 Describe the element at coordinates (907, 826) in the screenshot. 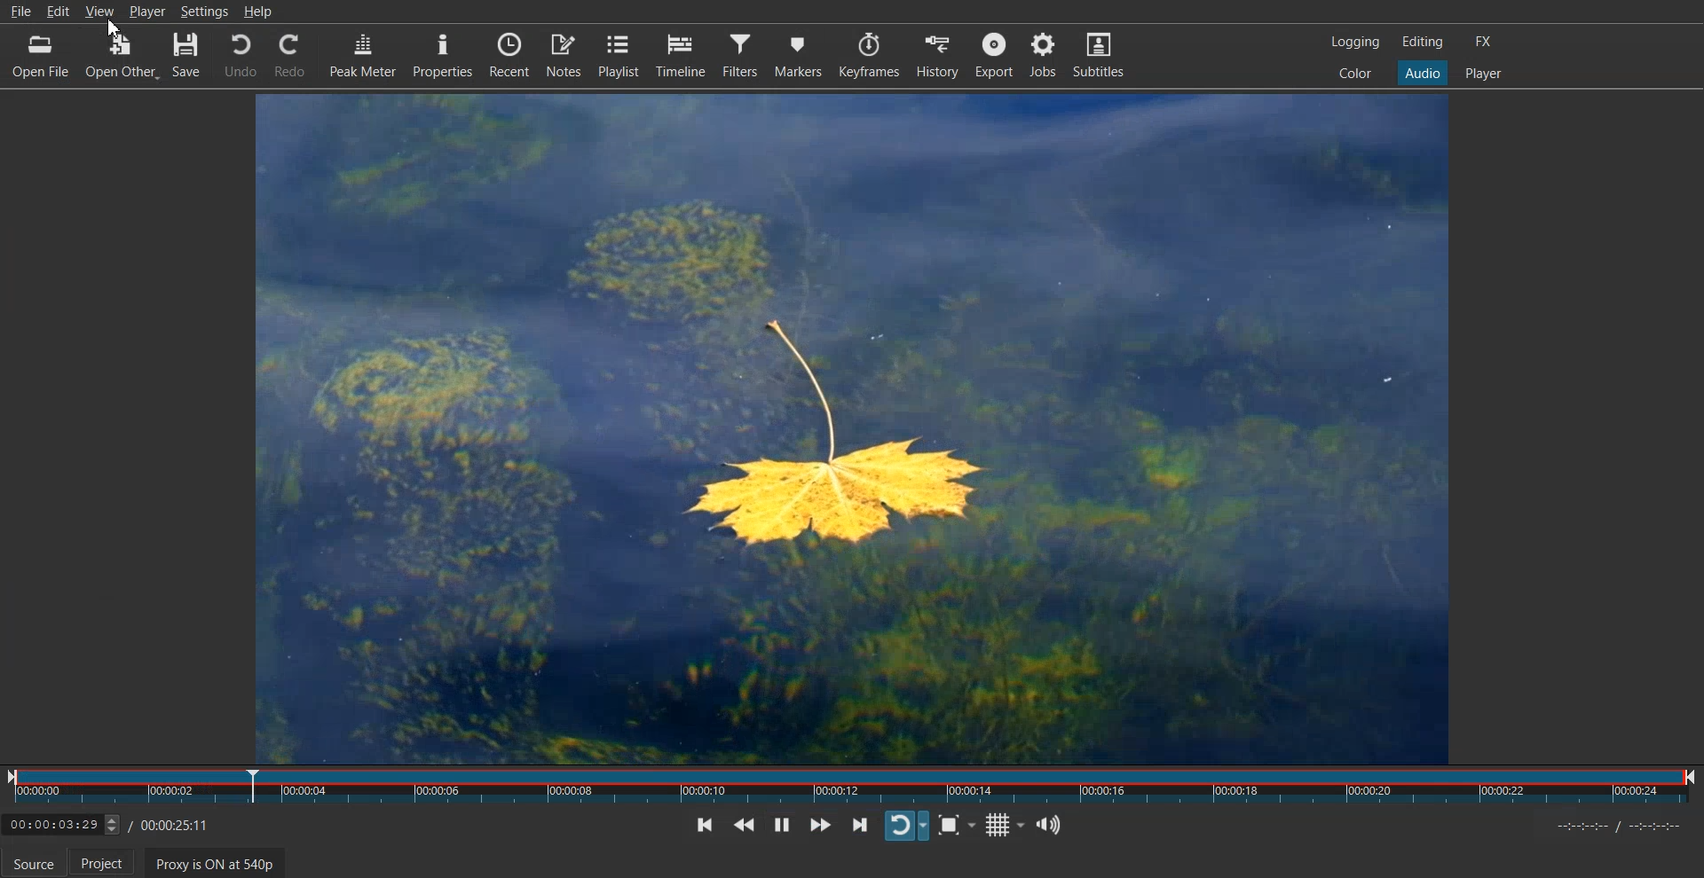

I see `Toggle player looping` at that location.